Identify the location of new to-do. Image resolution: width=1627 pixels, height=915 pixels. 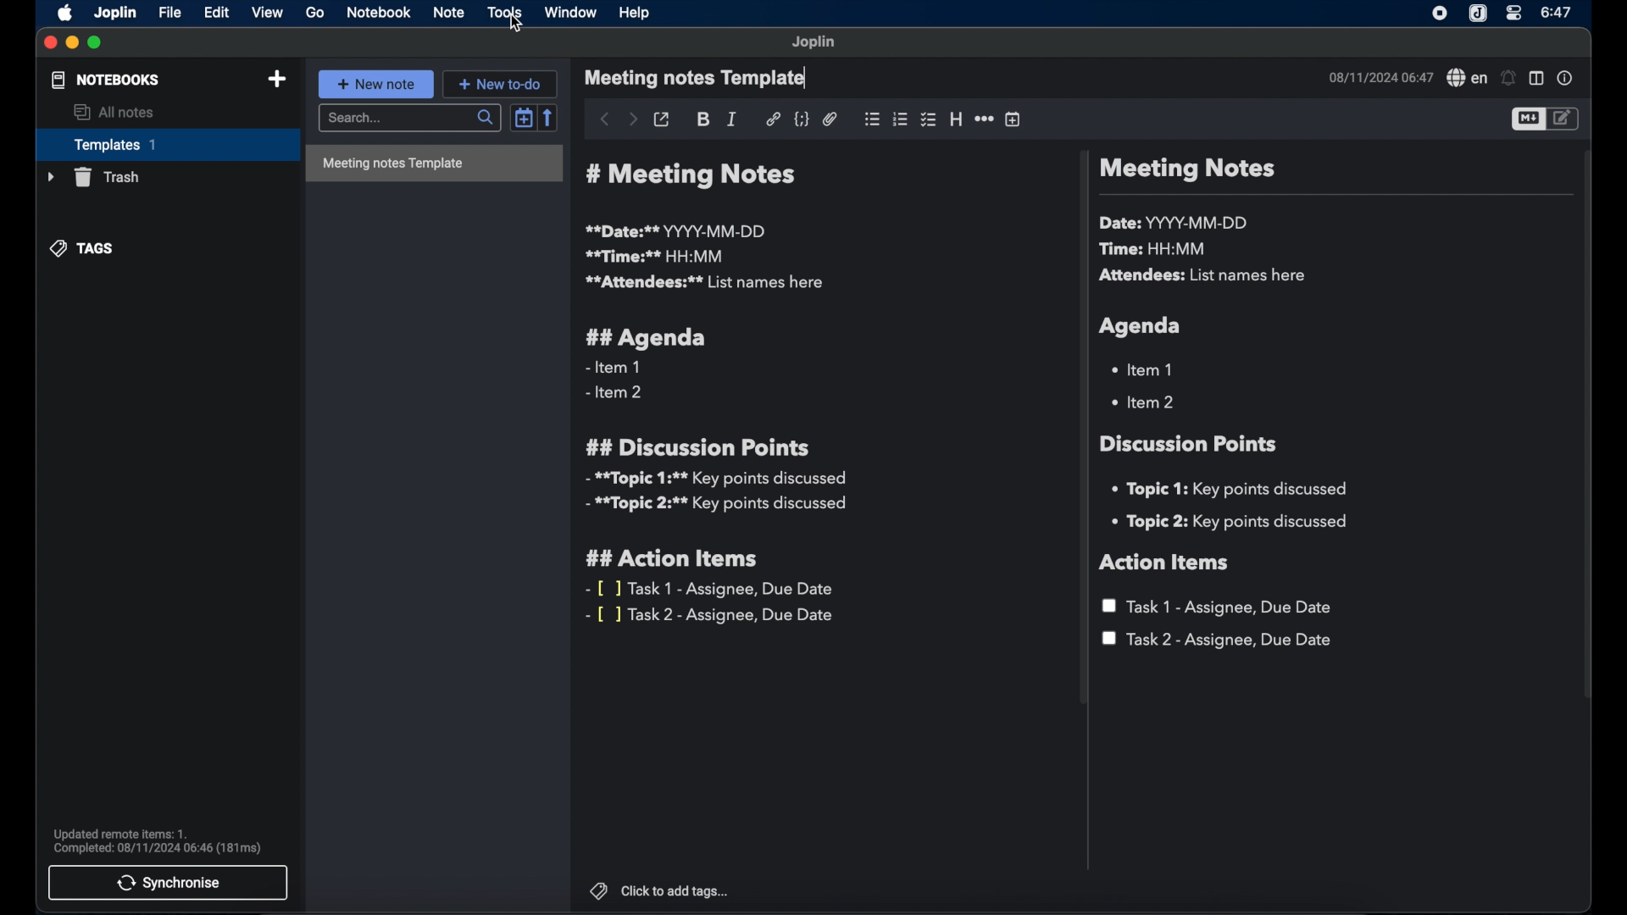
(503, 83).